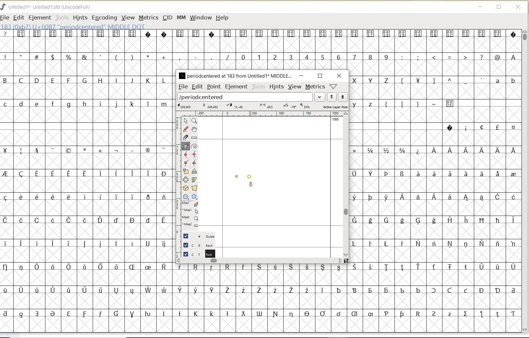 The width and height of the screenshot is (529, 338). Describe the element at coordinates (339, 76) in the screenshot. I see `close` at that location.